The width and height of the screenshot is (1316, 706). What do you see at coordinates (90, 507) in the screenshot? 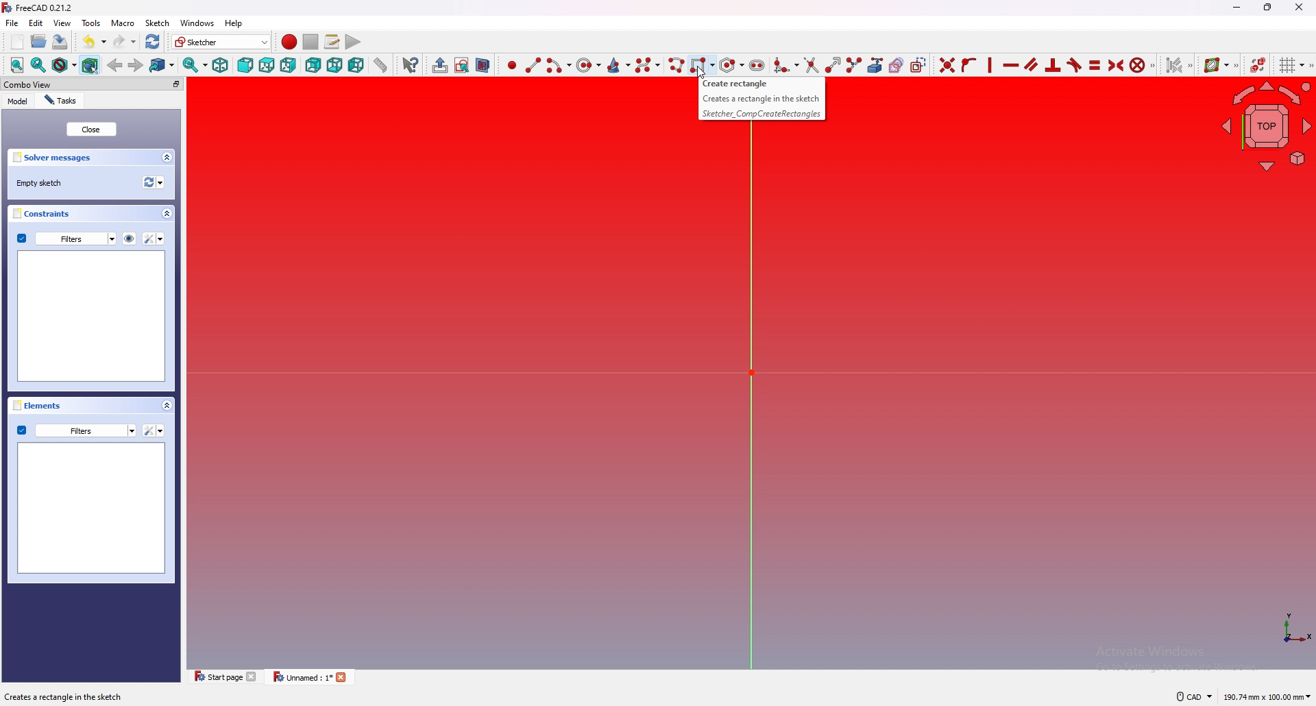
I see `preview` at bounding box center [90, 507].